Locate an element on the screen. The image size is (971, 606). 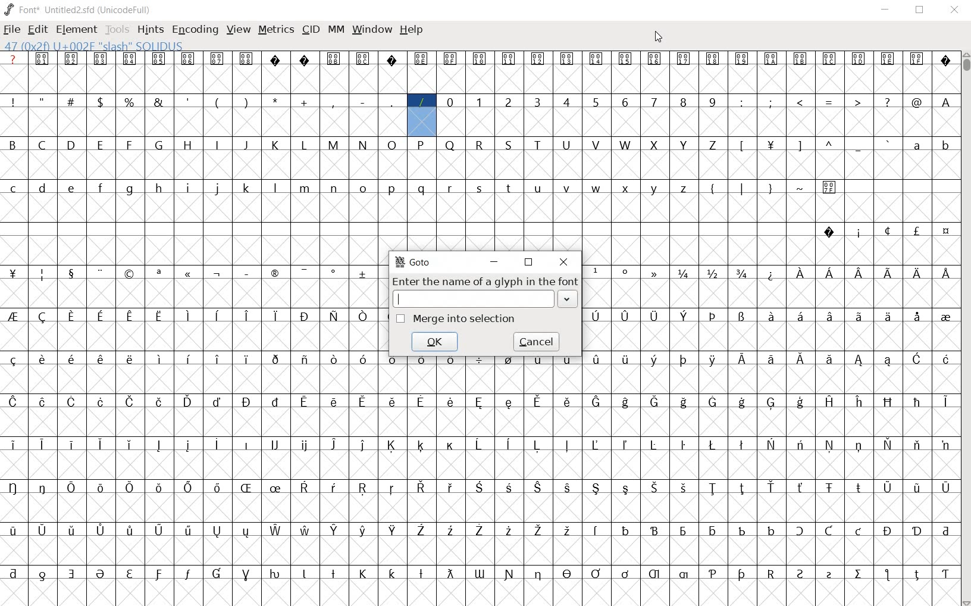
glyph is located at coordinates (130, 488).